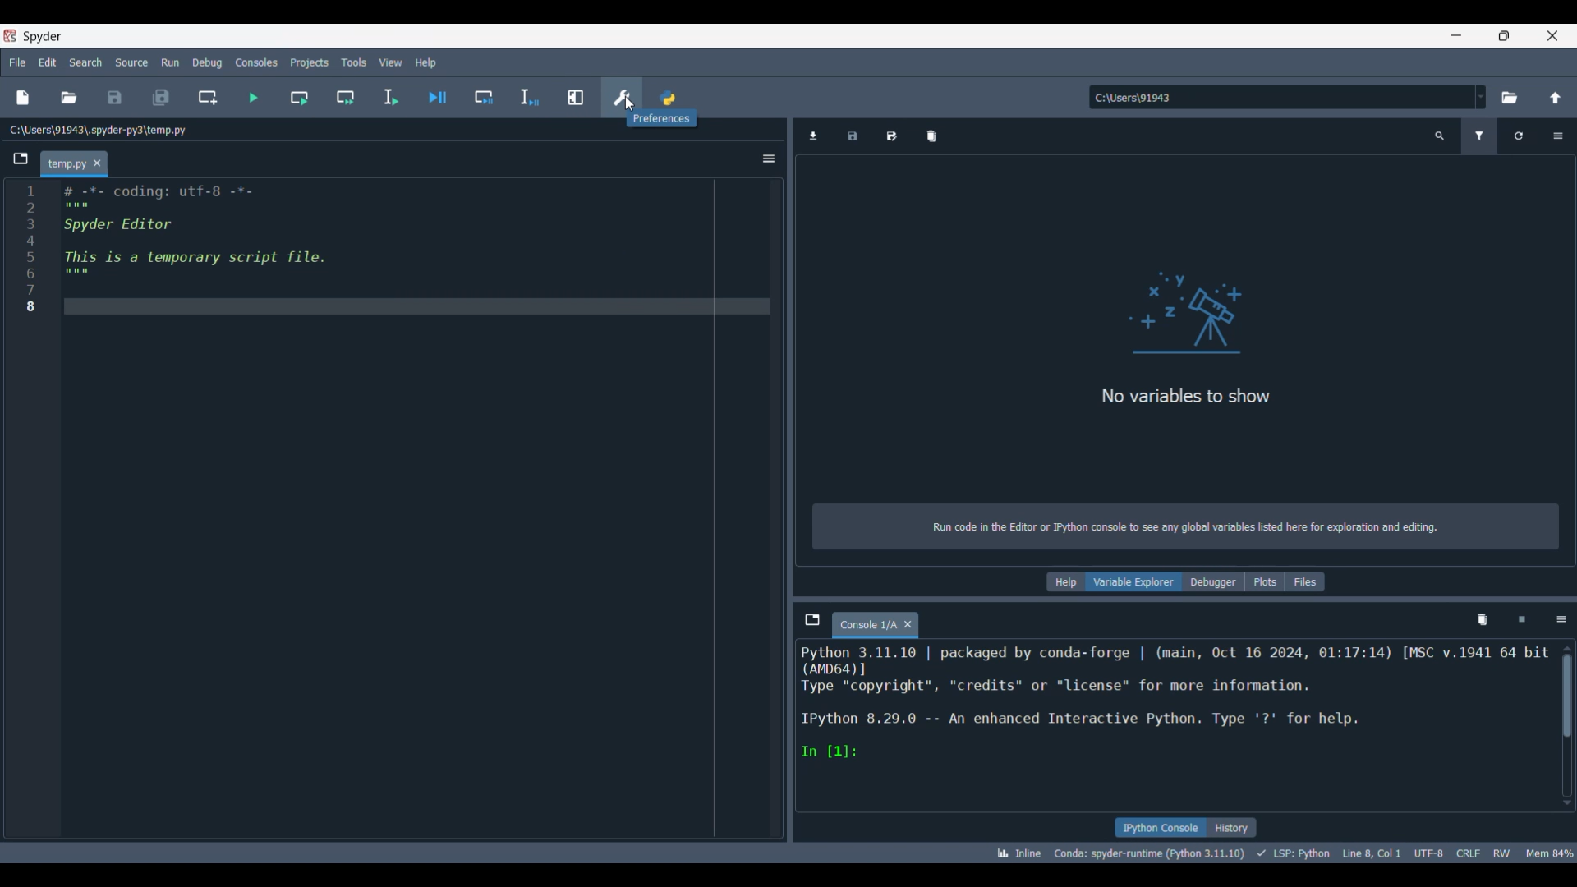 The height and width of the screenshot is (887, 1577). Describe the element at coordinates (132, 62) in the screenshot. I see `Source menu` at that location.